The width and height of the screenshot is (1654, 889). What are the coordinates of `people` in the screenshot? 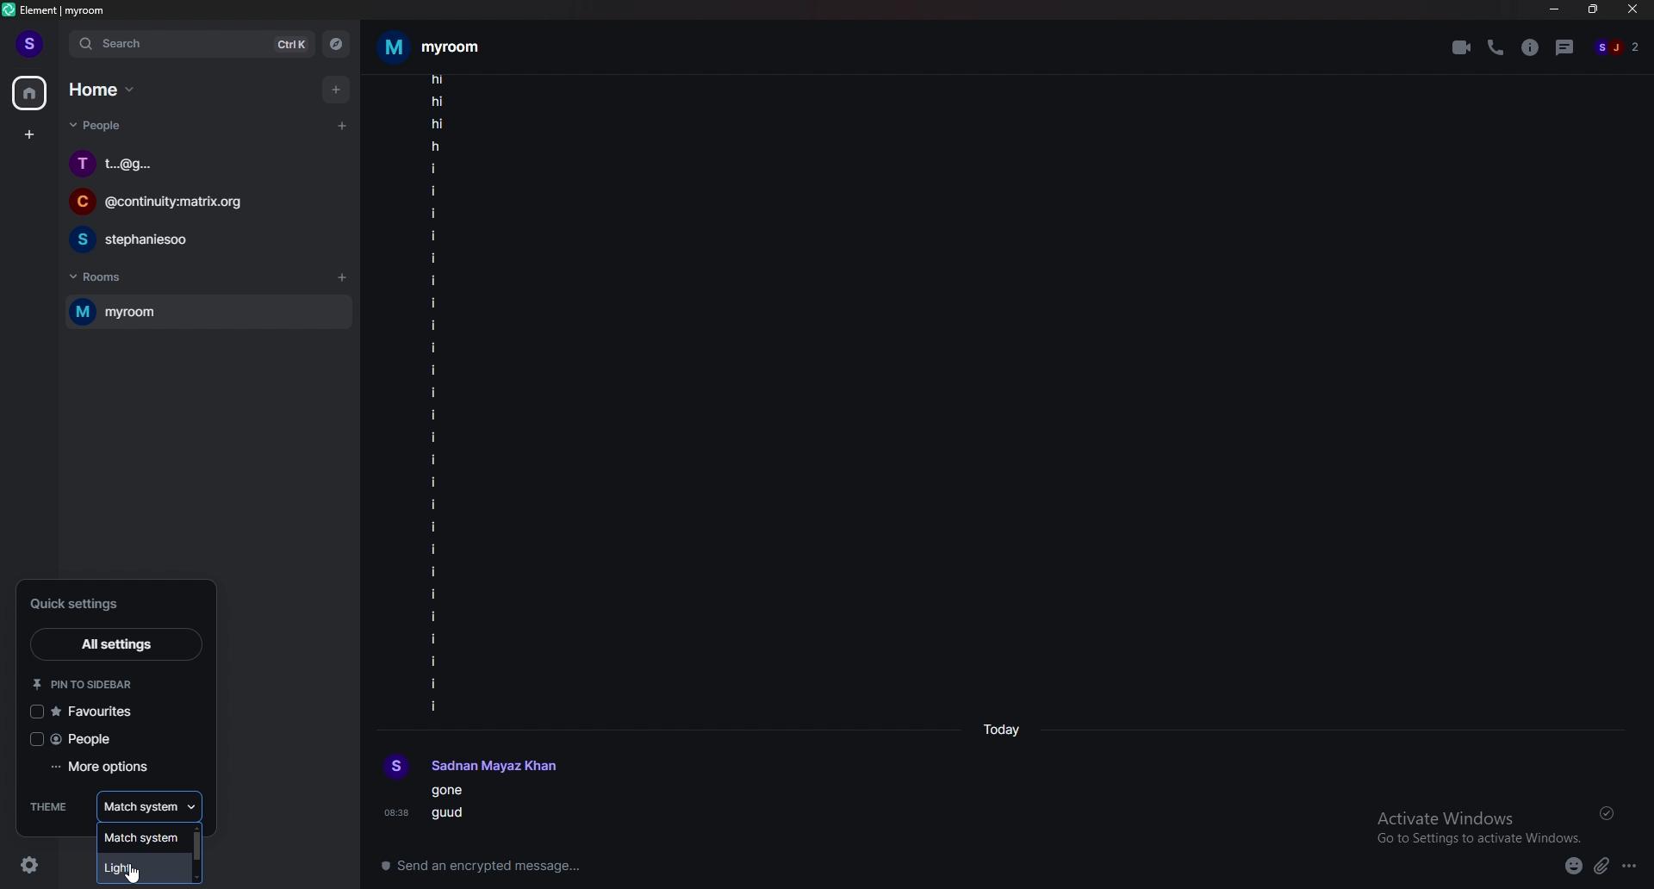 It's located at (109, 738).